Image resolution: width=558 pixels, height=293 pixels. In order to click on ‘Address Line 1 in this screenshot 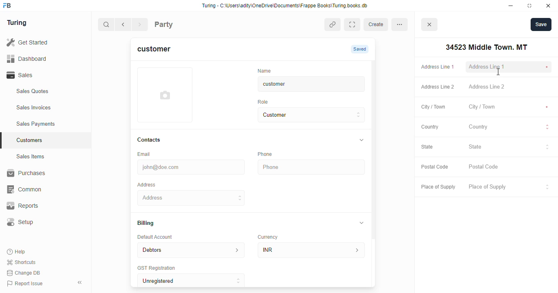, I will do `click(510, 67)`.